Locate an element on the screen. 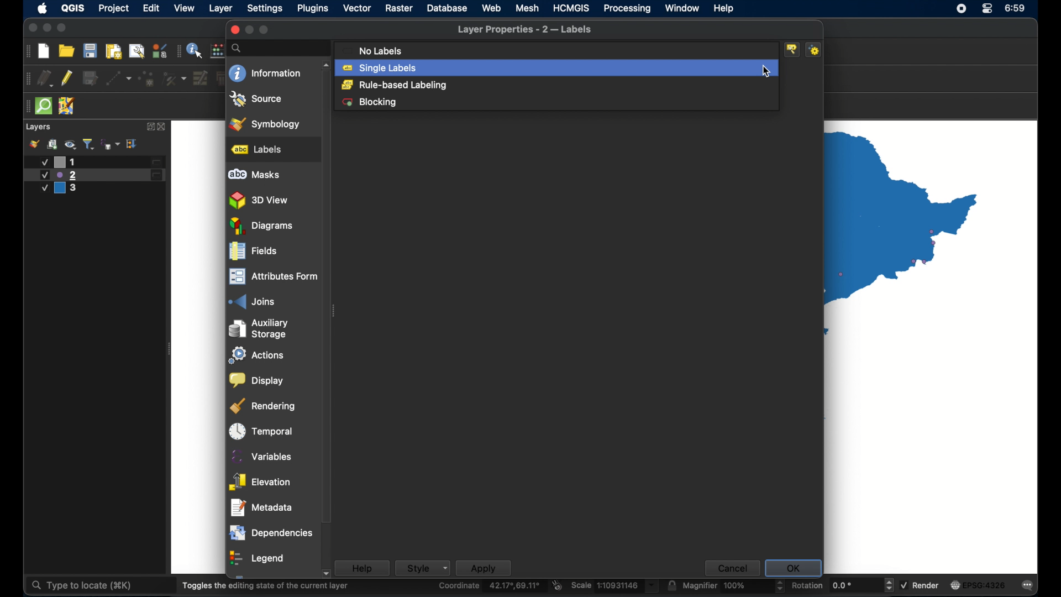  render is located at coordinates (920, 584).